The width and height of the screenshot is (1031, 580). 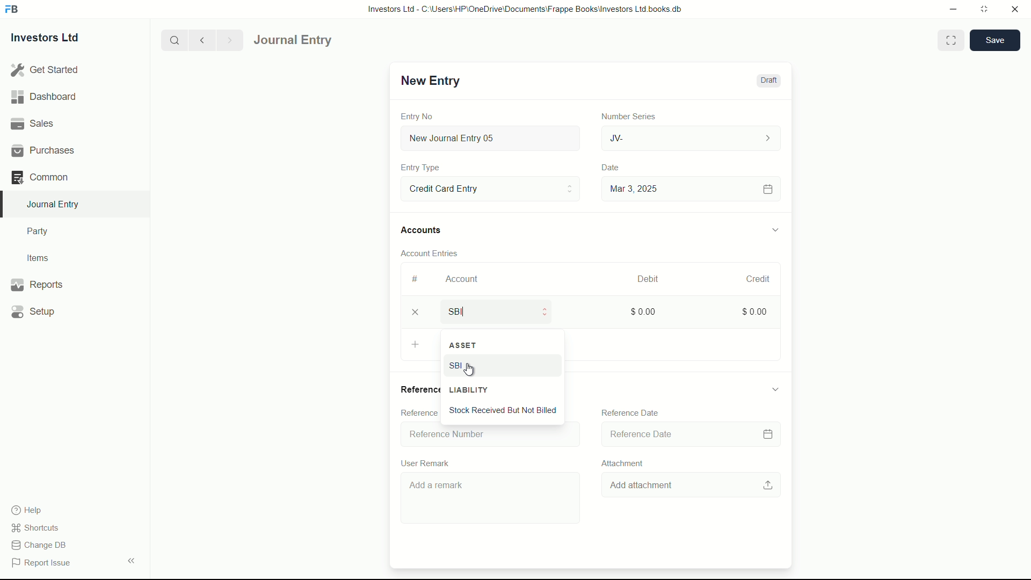 I want to click on Account Entries, so click(x=434, y=251).